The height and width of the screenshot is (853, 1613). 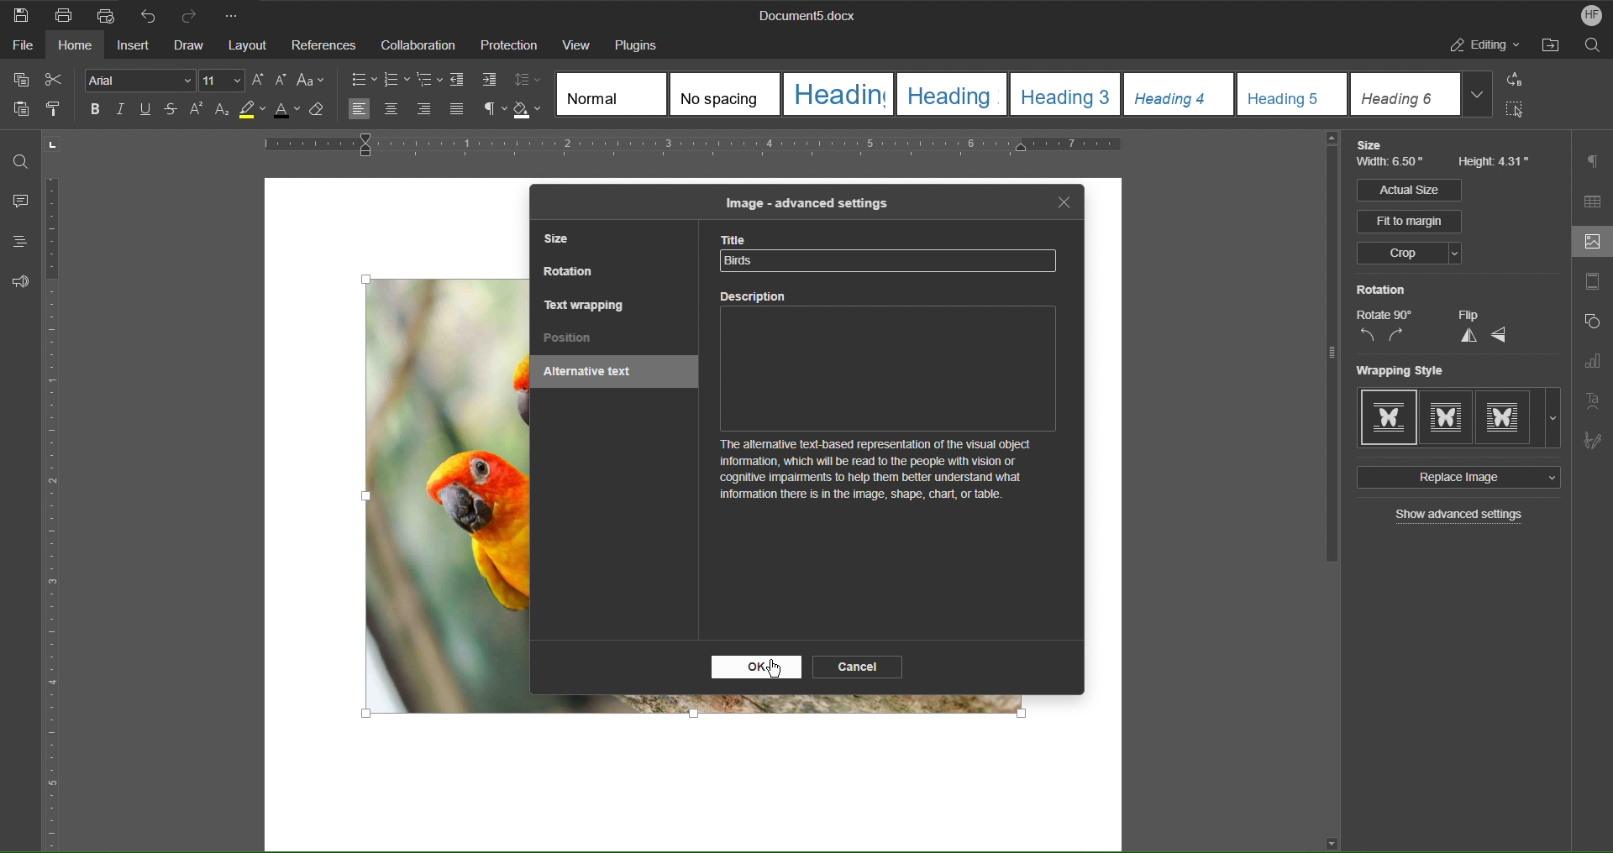 I want to click on Fit to margin, so click(x=1411, y=222).